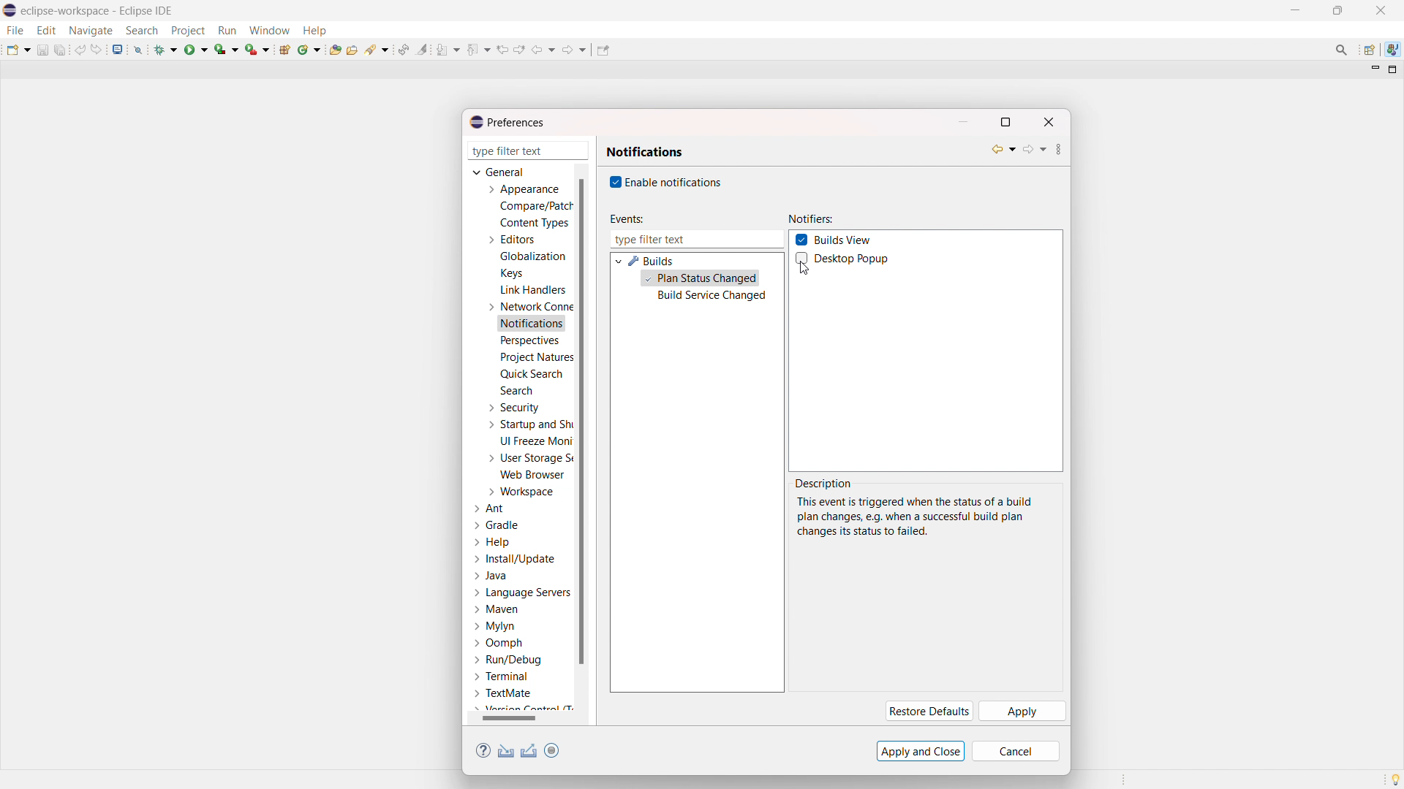 This screenshot has width=1404, height=789. Describe the element at coordinates (495, 627) in the screenshot. I see `mylyn` at that location.